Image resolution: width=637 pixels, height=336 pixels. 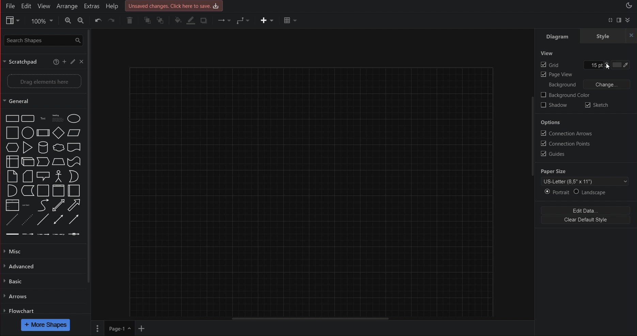 I want to click on notes shape, so click(x=10, y=177).